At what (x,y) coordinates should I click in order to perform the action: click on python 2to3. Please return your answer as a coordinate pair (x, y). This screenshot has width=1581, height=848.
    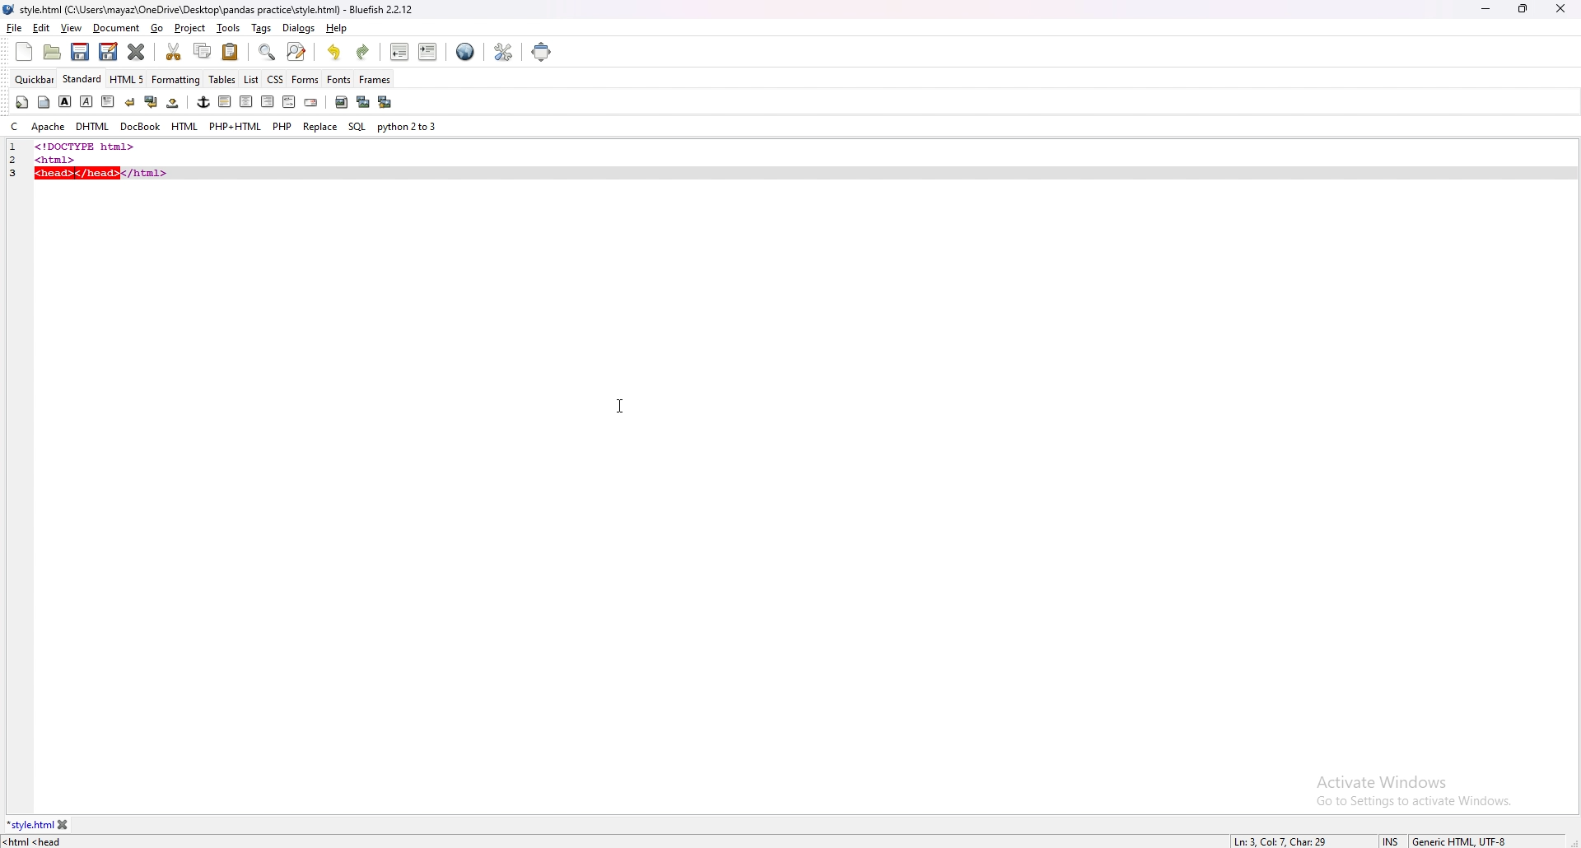
    Looking at the image, I should click on (409, 127).